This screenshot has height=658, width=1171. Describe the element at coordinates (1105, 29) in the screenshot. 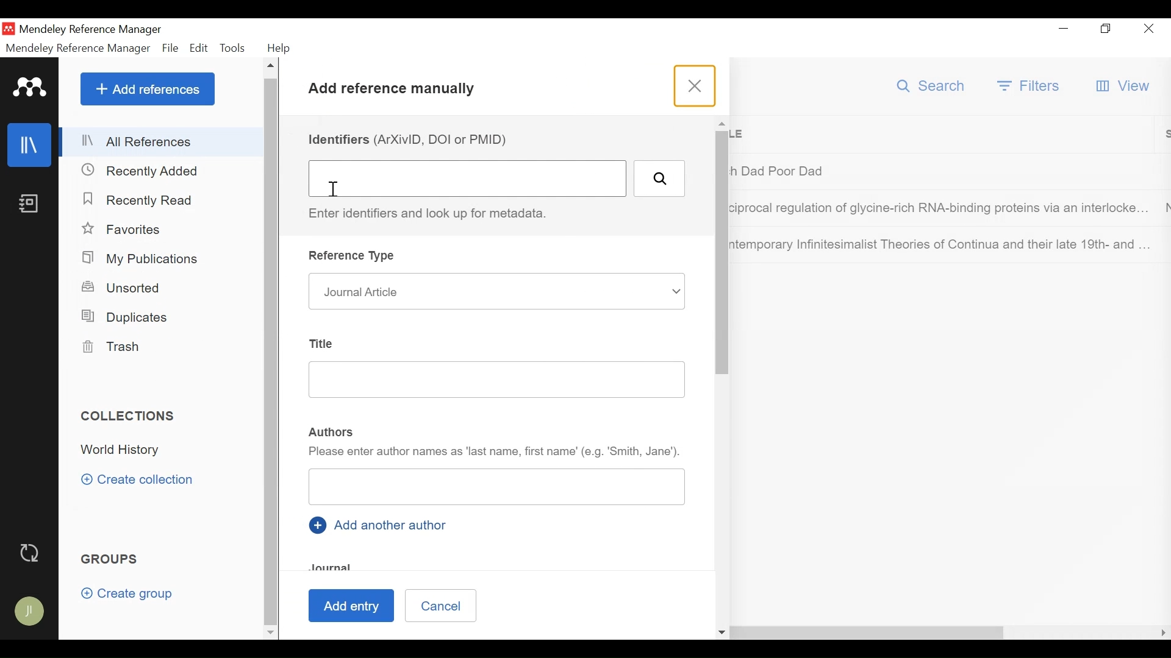

I see `Restore` at that location.